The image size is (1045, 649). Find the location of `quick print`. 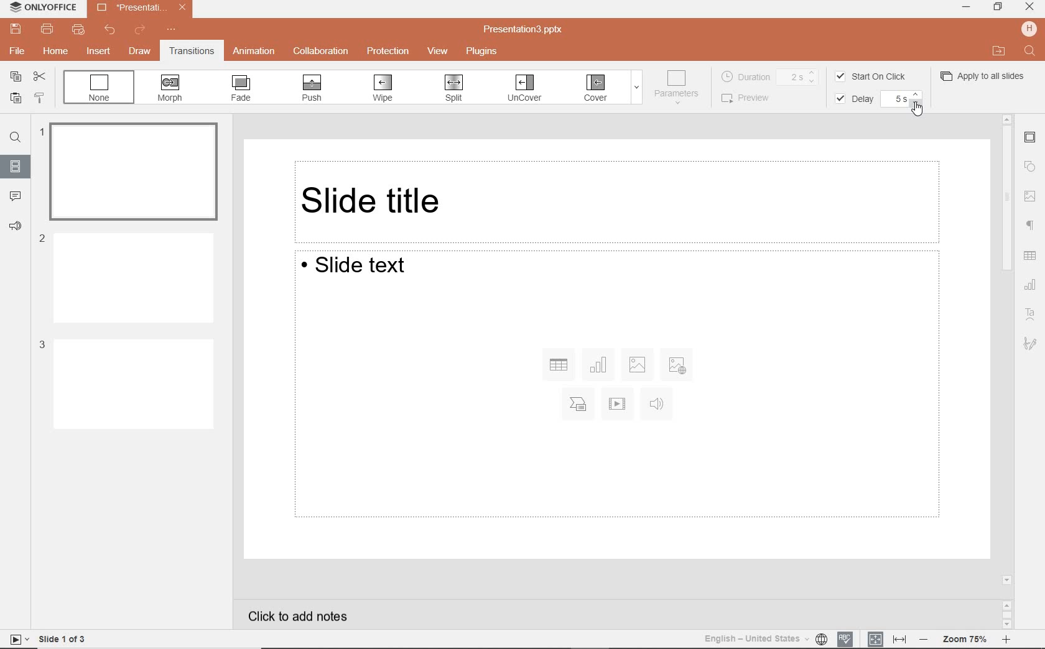

quick print is located at coordinates (77, 30).